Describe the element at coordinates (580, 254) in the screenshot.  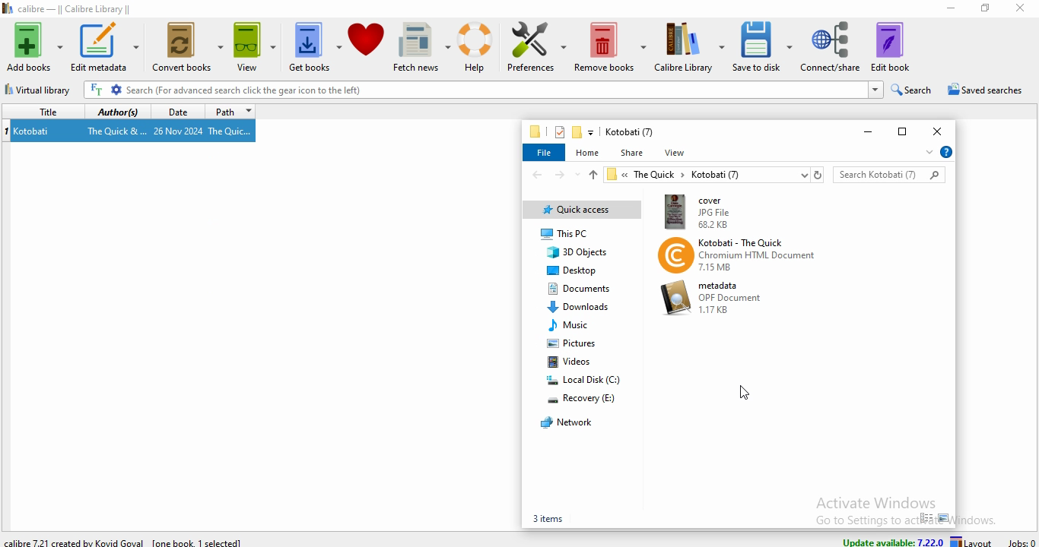
I see `3D Objects` at that location.